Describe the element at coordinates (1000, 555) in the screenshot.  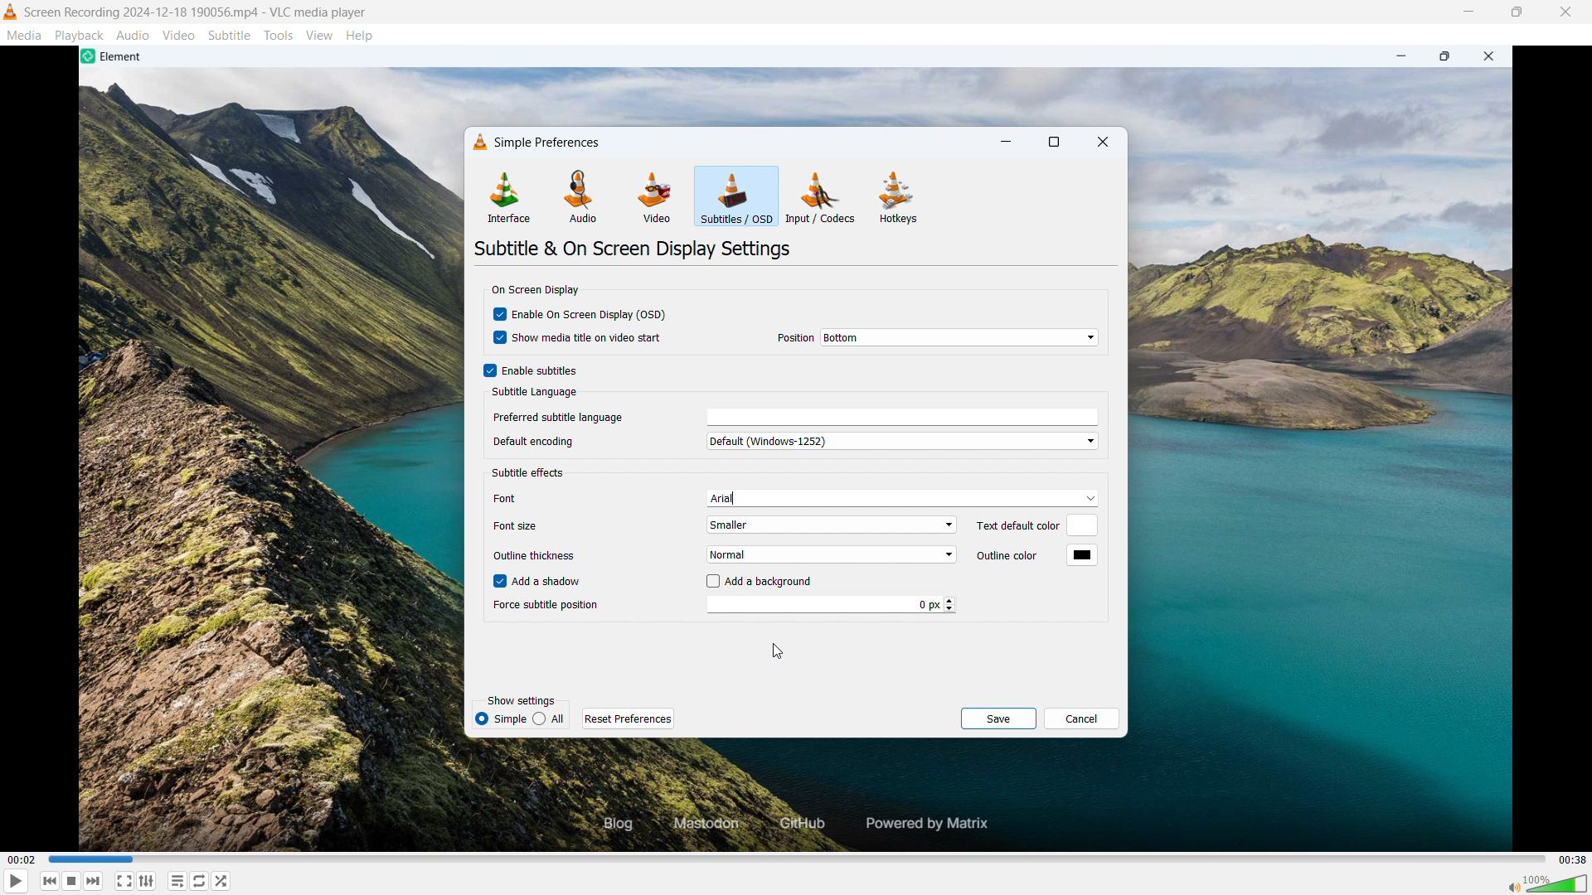
I see `outline color` at that location.